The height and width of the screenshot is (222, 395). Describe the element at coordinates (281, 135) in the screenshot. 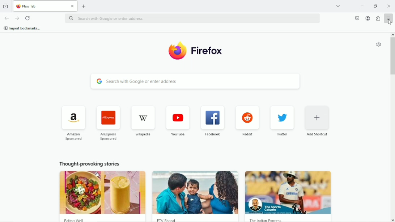

I see `twitter` at that location.